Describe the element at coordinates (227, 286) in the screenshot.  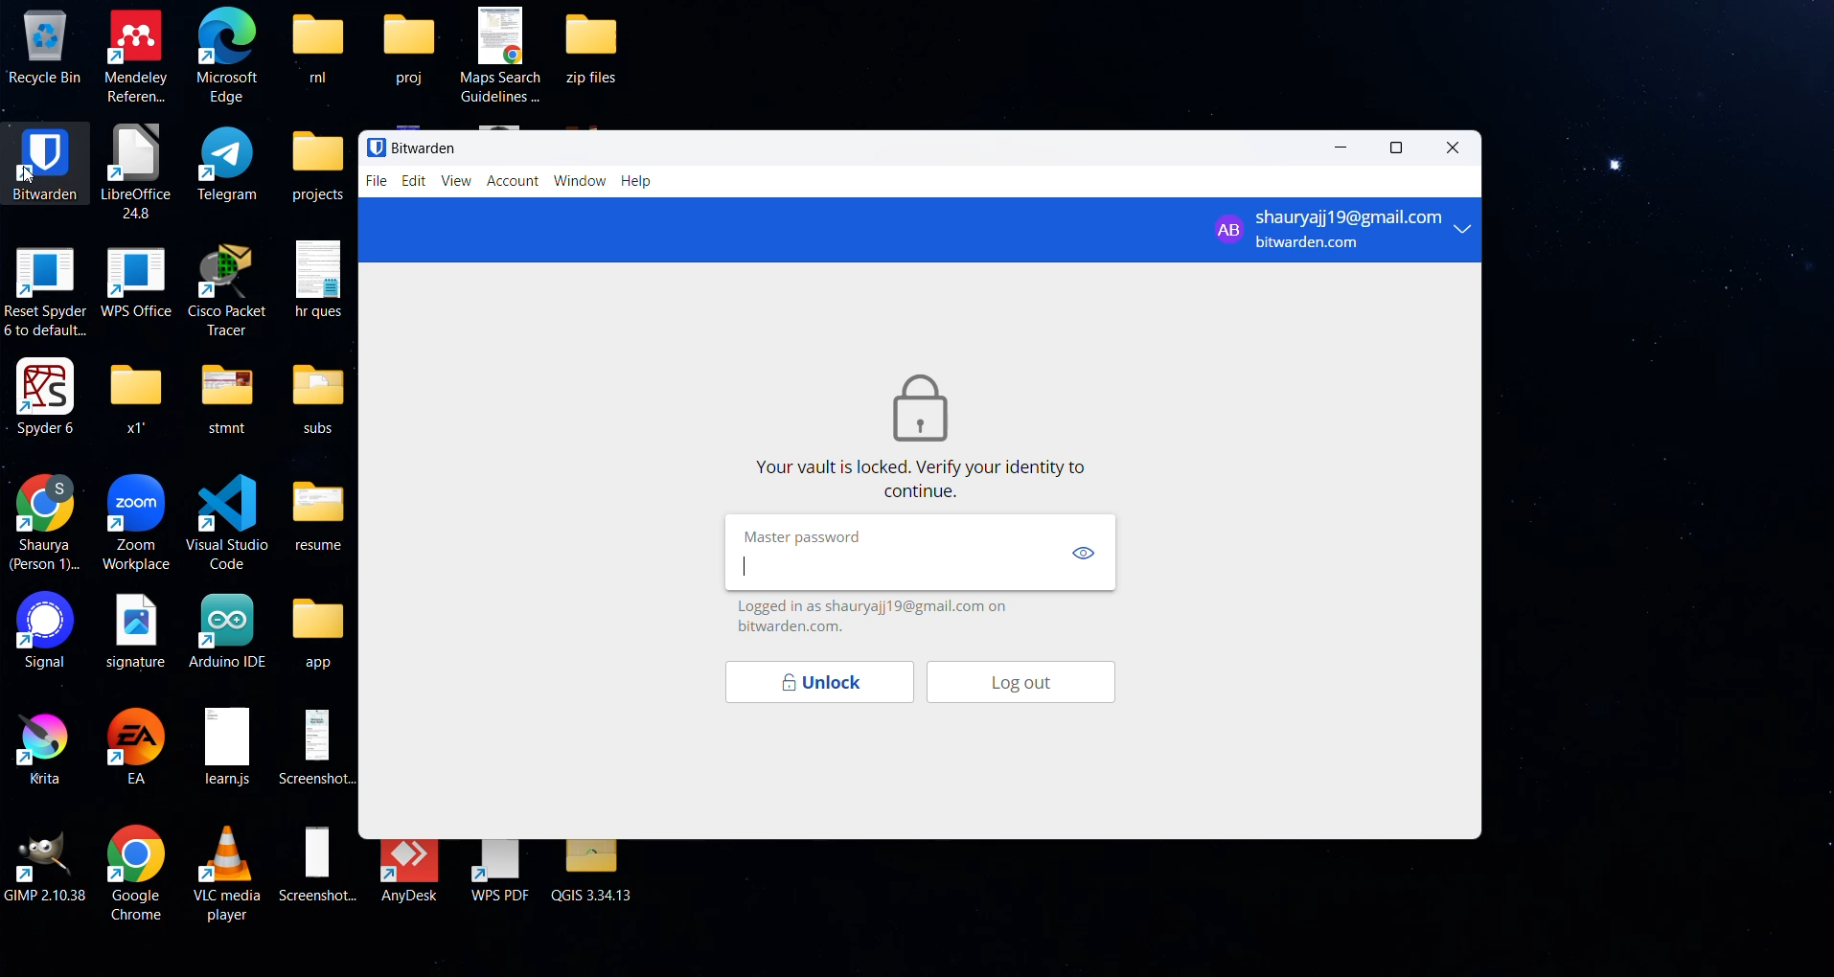
I see `Cisco Packet Tracer` at that location.